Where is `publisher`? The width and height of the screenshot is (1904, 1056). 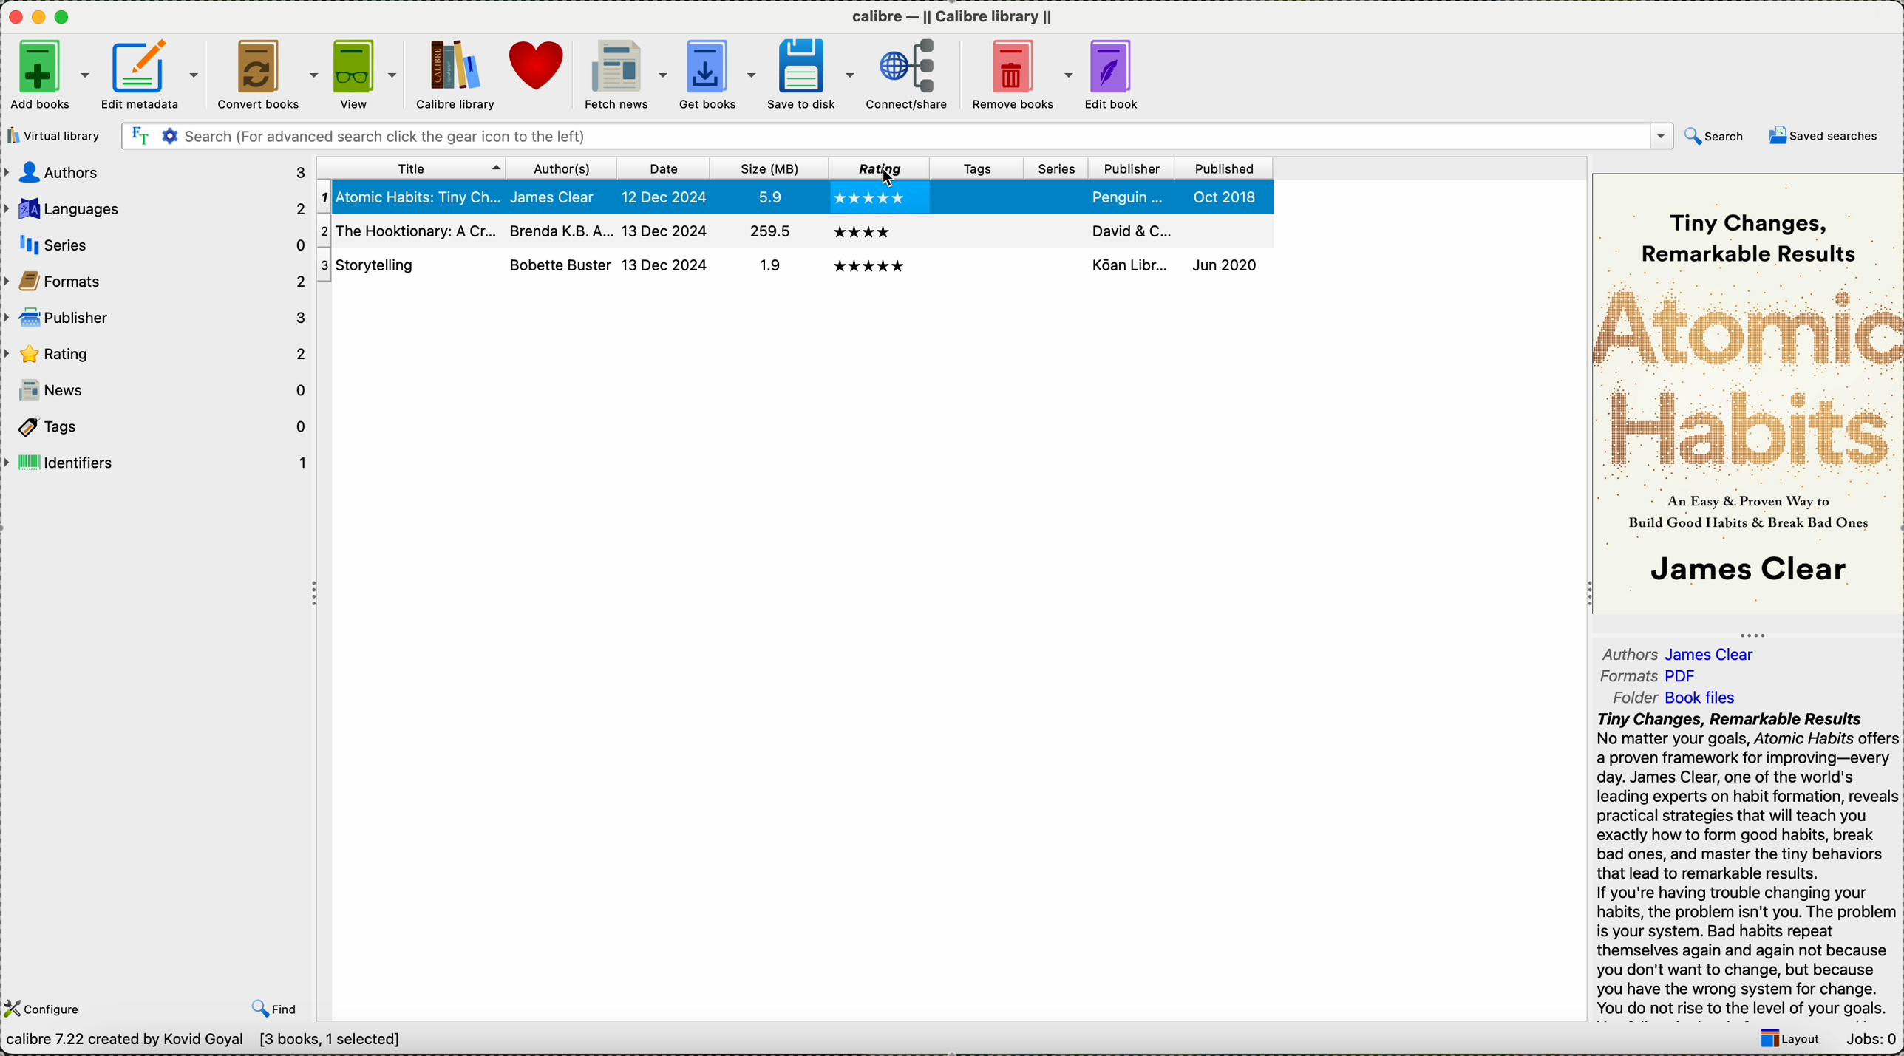 publisher is located at coordinates (1132, 166).